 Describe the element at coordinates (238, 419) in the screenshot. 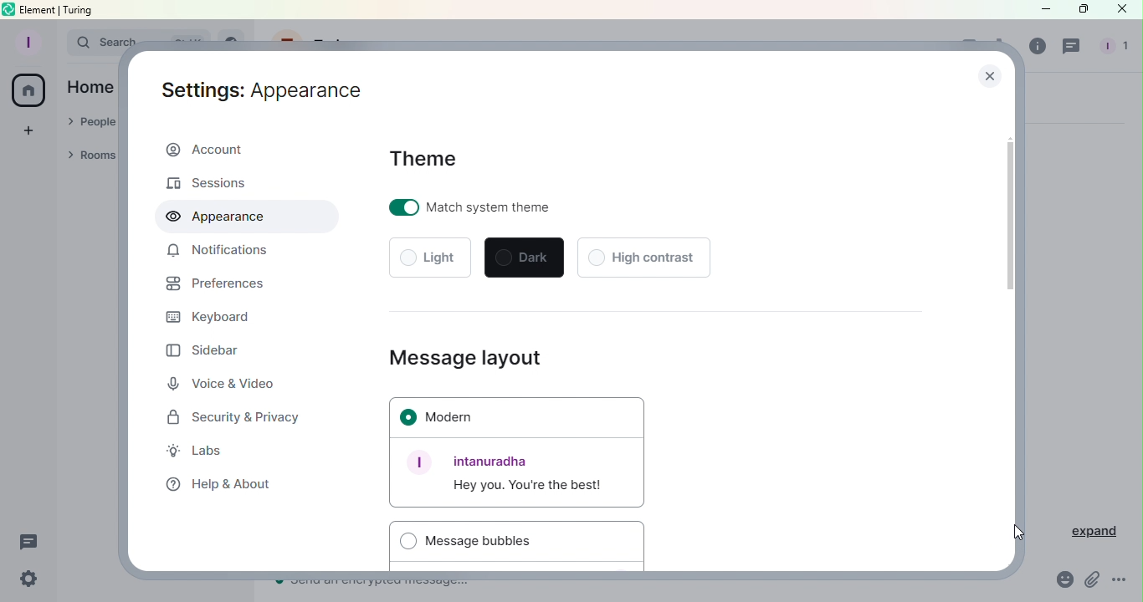

I see `Security and privacy` at that location.